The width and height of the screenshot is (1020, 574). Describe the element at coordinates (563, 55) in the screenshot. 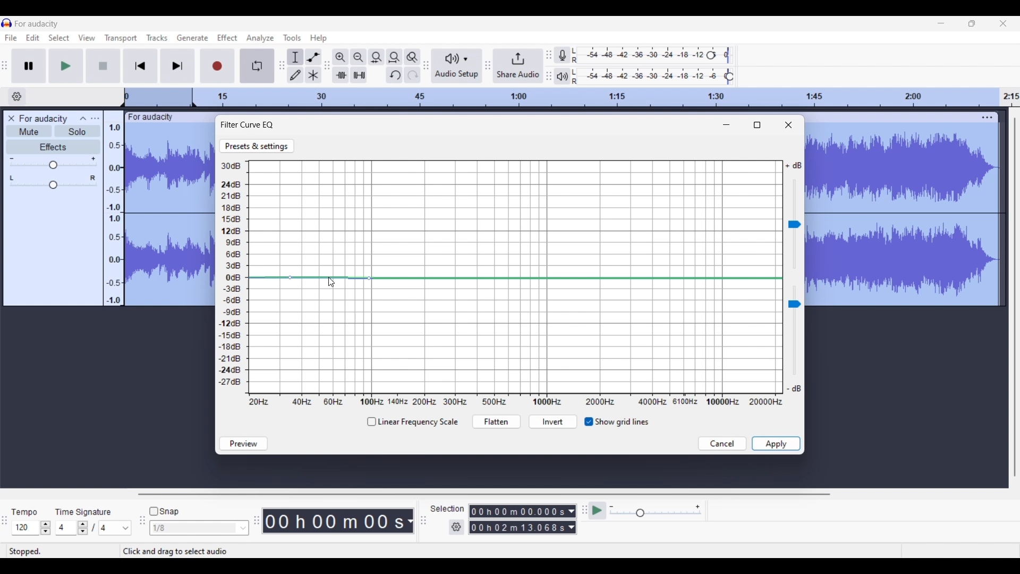

I see `Record meter` at that location.